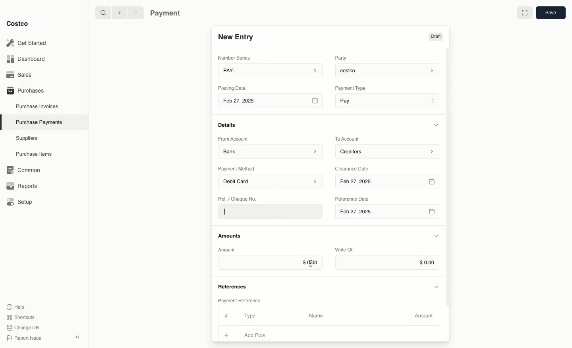 The height and width of the screenshot is (348, 572). What do you see at coordinates (27, 138) in the screenshot?
I see `Suppliers` at bounding box center [27, 138].